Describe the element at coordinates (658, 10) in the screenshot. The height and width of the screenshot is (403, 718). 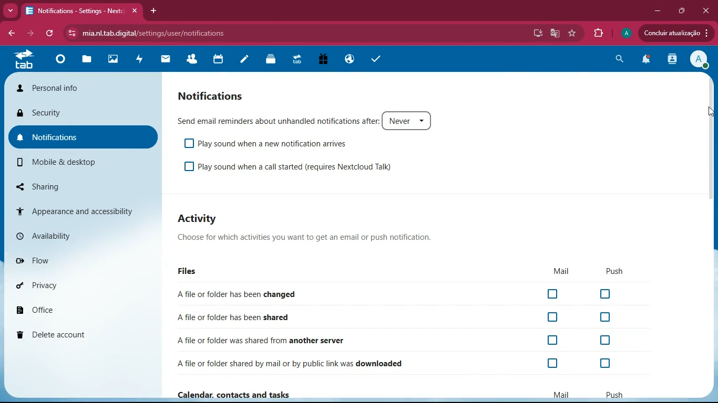
I see `minimize` at that location.